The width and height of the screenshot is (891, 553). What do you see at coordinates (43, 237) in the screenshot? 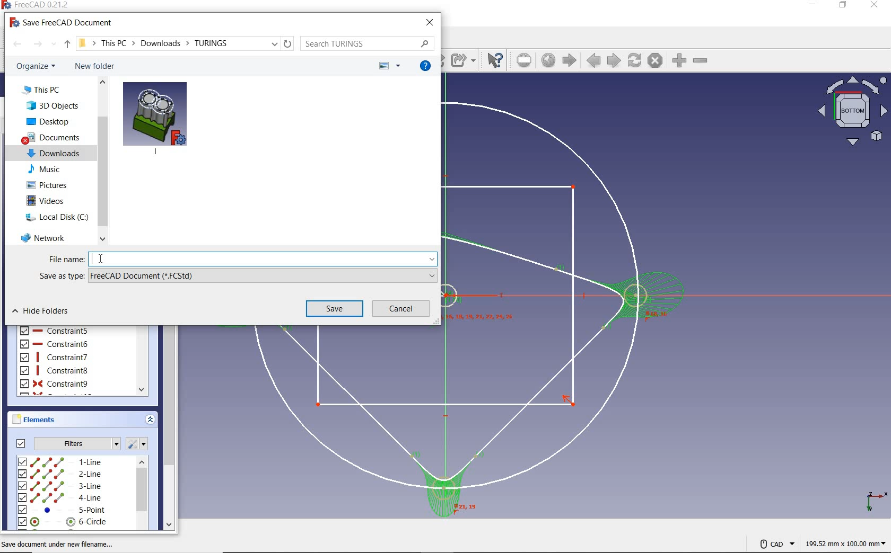
I see `Network` at bounding box center [43, 237].